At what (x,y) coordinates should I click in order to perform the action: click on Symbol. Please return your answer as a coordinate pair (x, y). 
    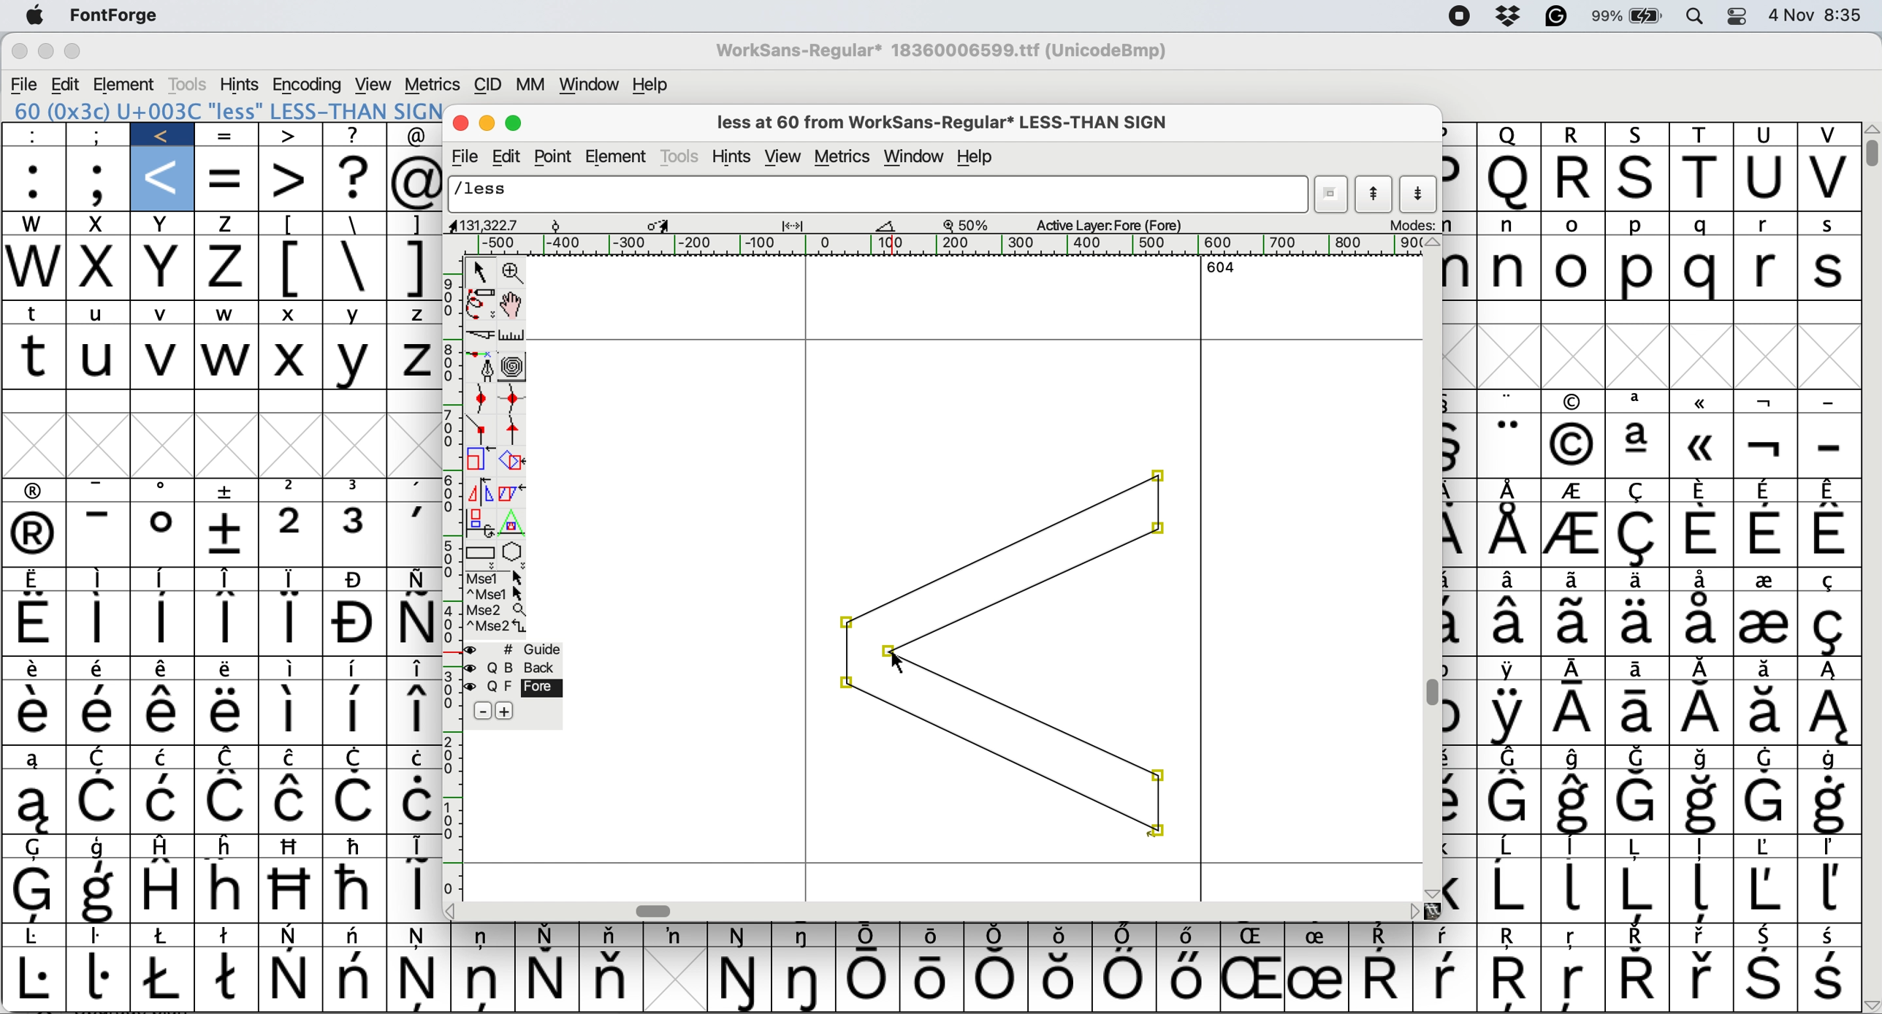
    Looking at the image, I should click on (98, 803).